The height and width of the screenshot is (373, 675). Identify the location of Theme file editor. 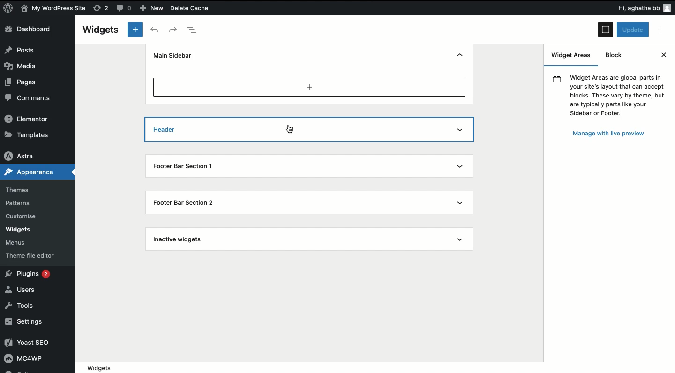
(30, 254).